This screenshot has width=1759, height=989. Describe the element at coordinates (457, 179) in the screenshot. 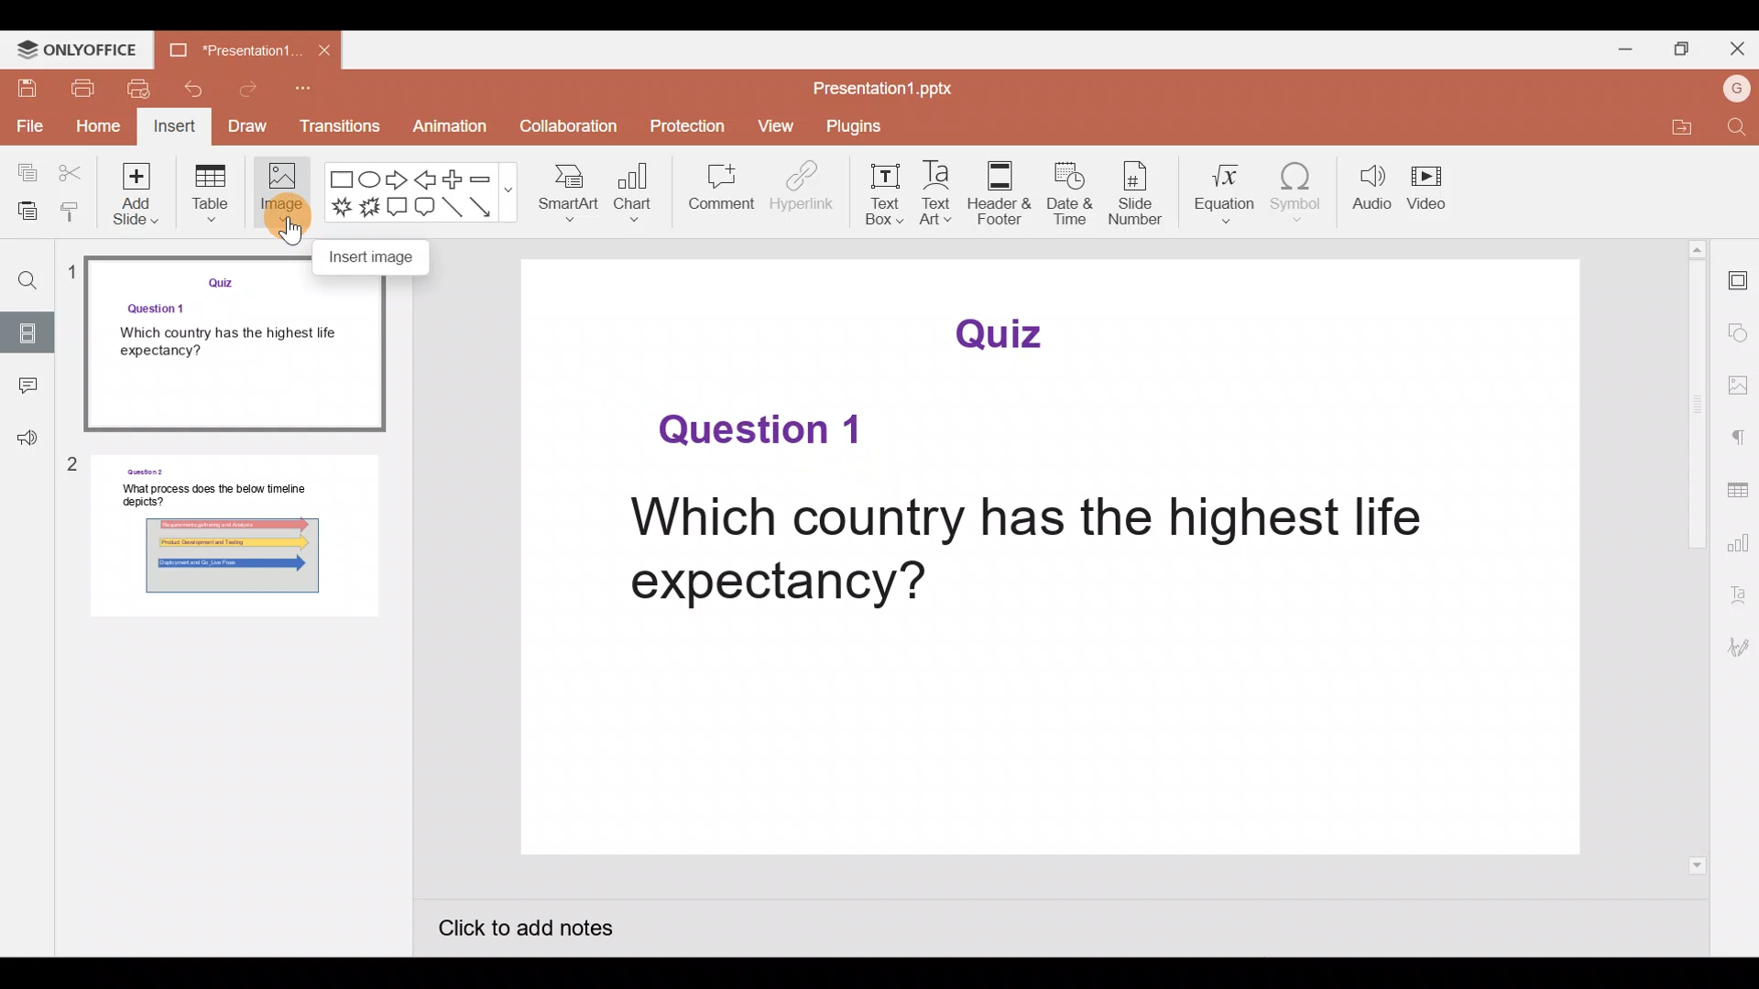

I see `Plus` at that location.